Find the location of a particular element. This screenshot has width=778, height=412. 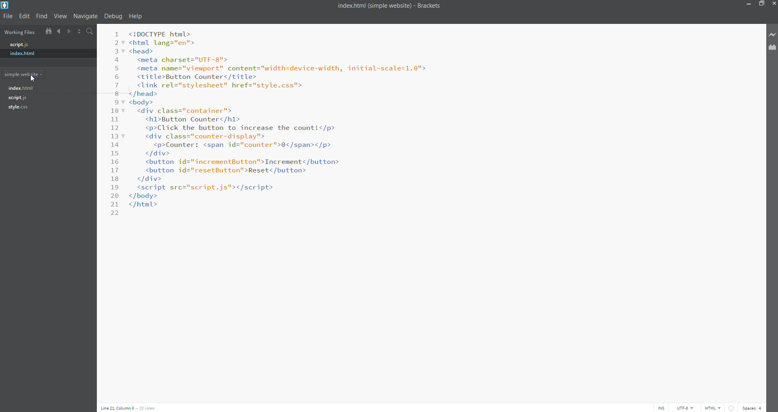

live preview is located at coordinates (773, 36).